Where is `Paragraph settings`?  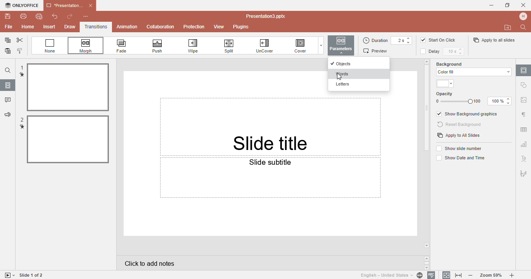
Paragraph settings is located at coordinates (523, 115).